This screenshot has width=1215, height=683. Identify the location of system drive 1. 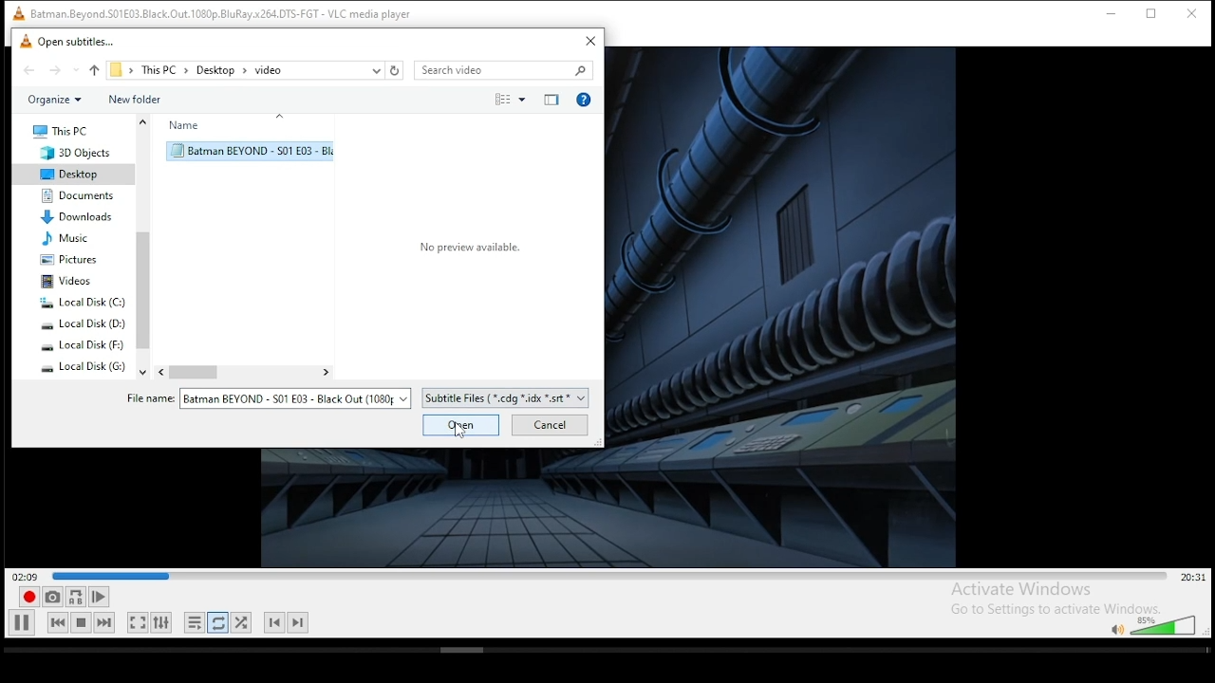
(82, 304).